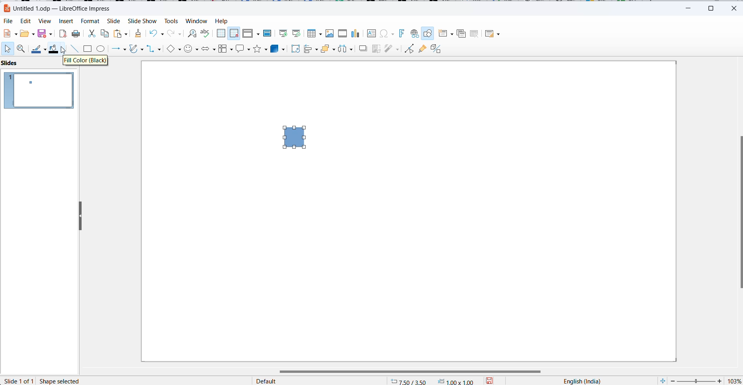 This screenshot has width=743, height=385. I want to click on export as pdf, so click(62, 34).